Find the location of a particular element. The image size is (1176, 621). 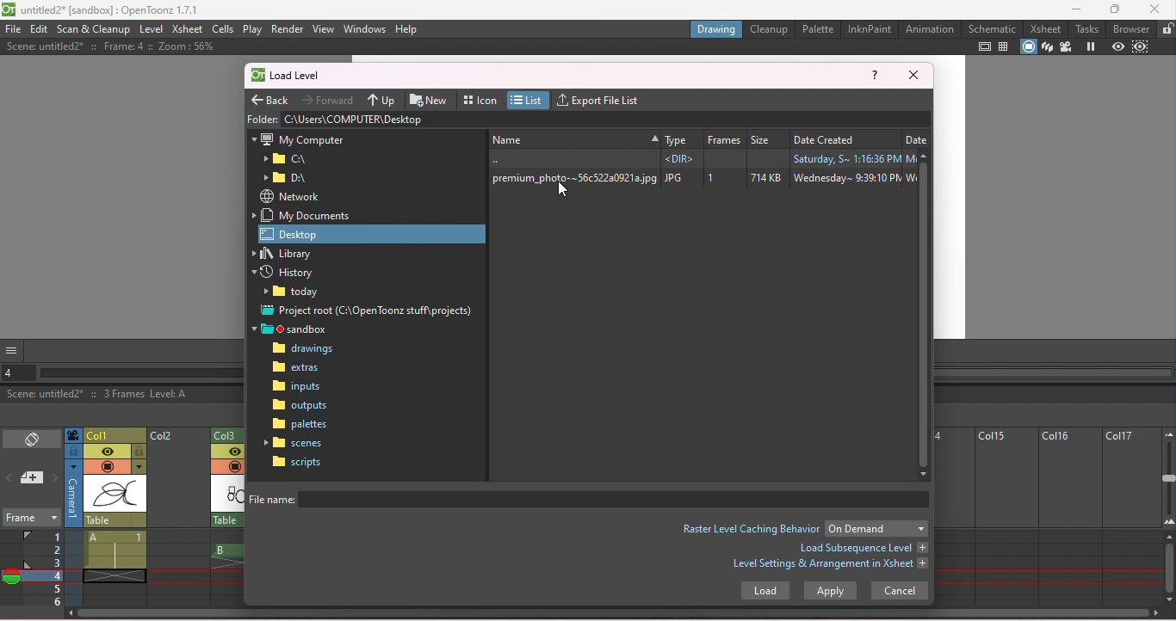

Scripts  is located at coordinates (297, 462).